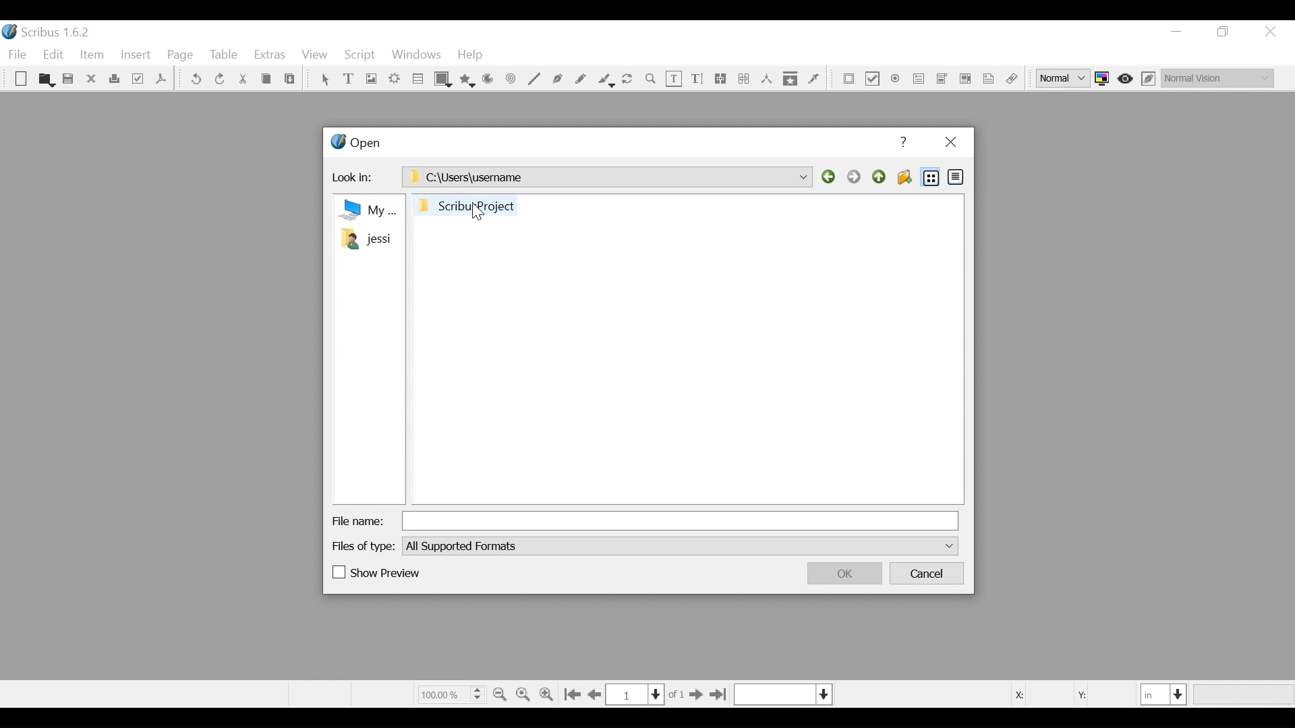 The height and width of the screenshot is (728, 1295). I want to click on Windows, so click(416, 56).